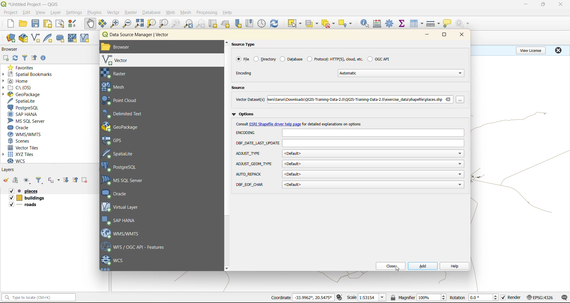 Image resolution: width=570 pixels, height=303 pixels. What do you see at coordinates (226, 24) in the screenshot?
I see `new 3d map` at bounding box center [226, 24].